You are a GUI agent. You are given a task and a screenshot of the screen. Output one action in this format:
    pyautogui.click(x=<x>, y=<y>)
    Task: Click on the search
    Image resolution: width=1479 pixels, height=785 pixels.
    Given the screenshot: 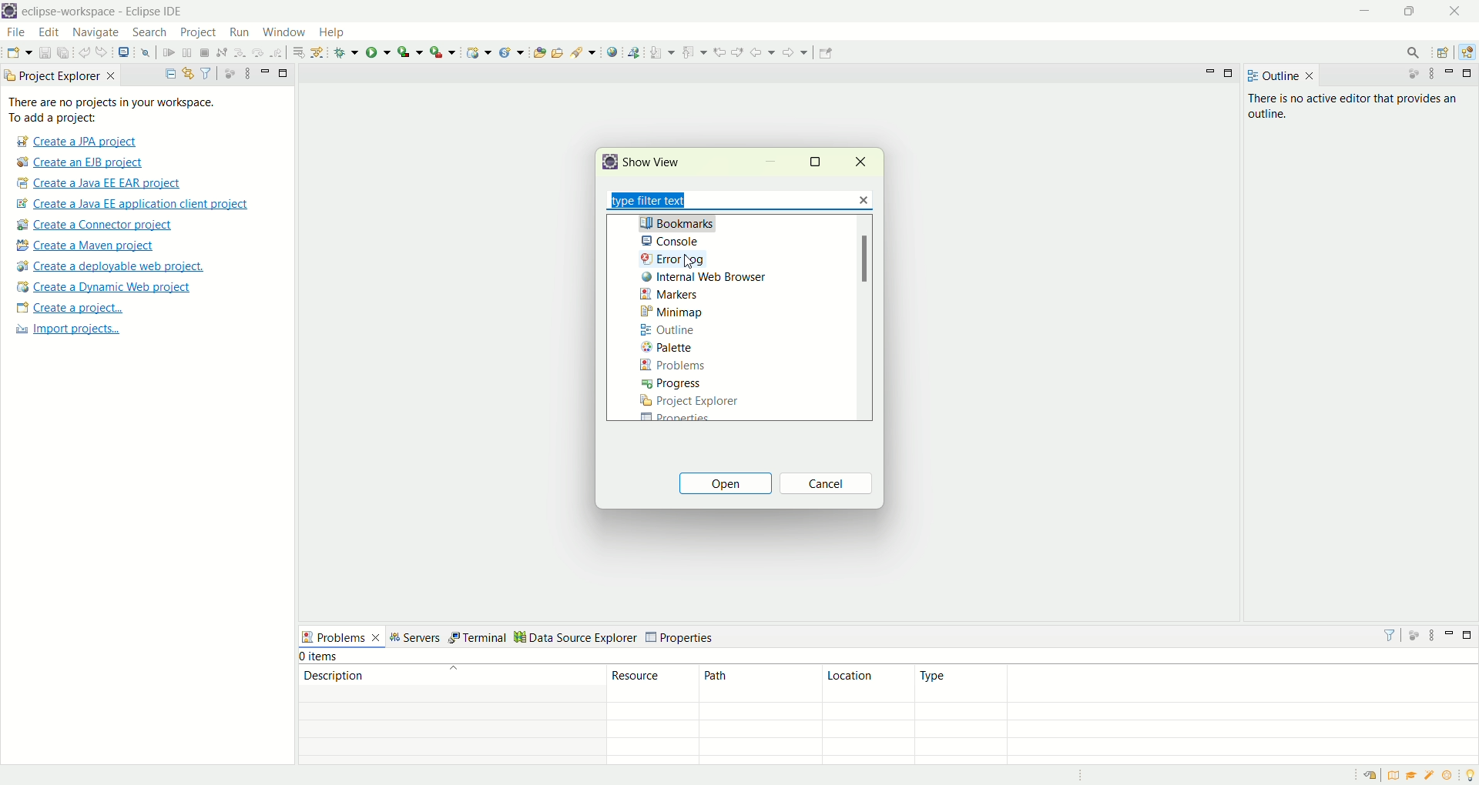 What is the action you would take?
    pyautogui.click(x=1409, y=51)
    